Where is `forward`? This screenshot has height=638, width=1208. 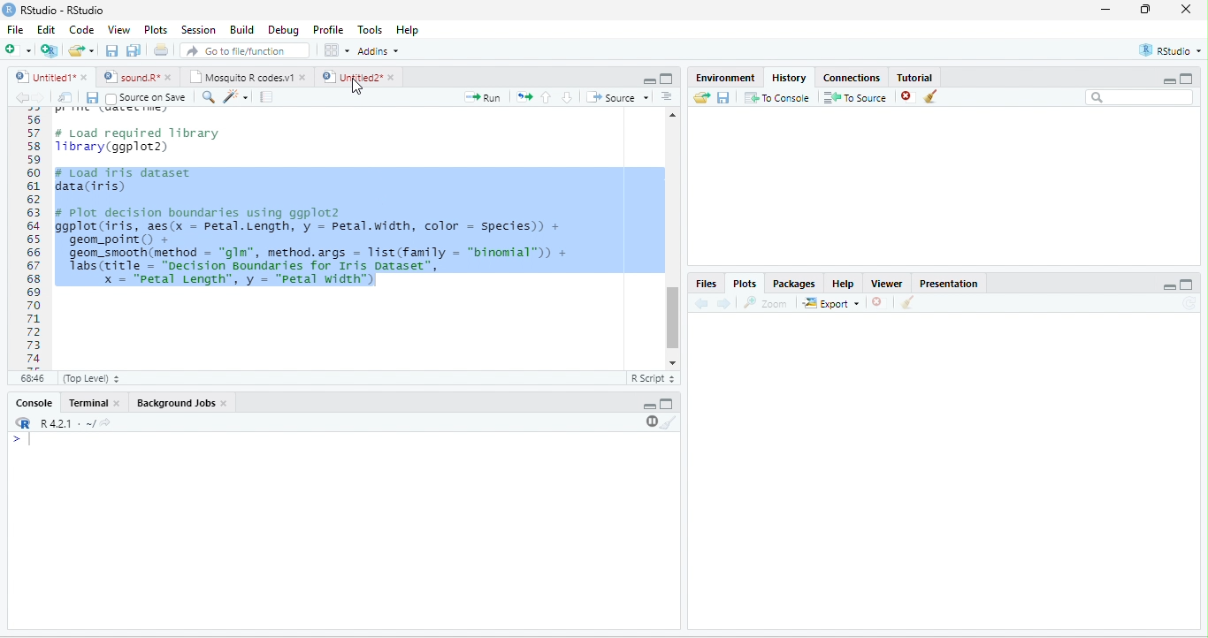
forward is located at coordinates (41, 98).